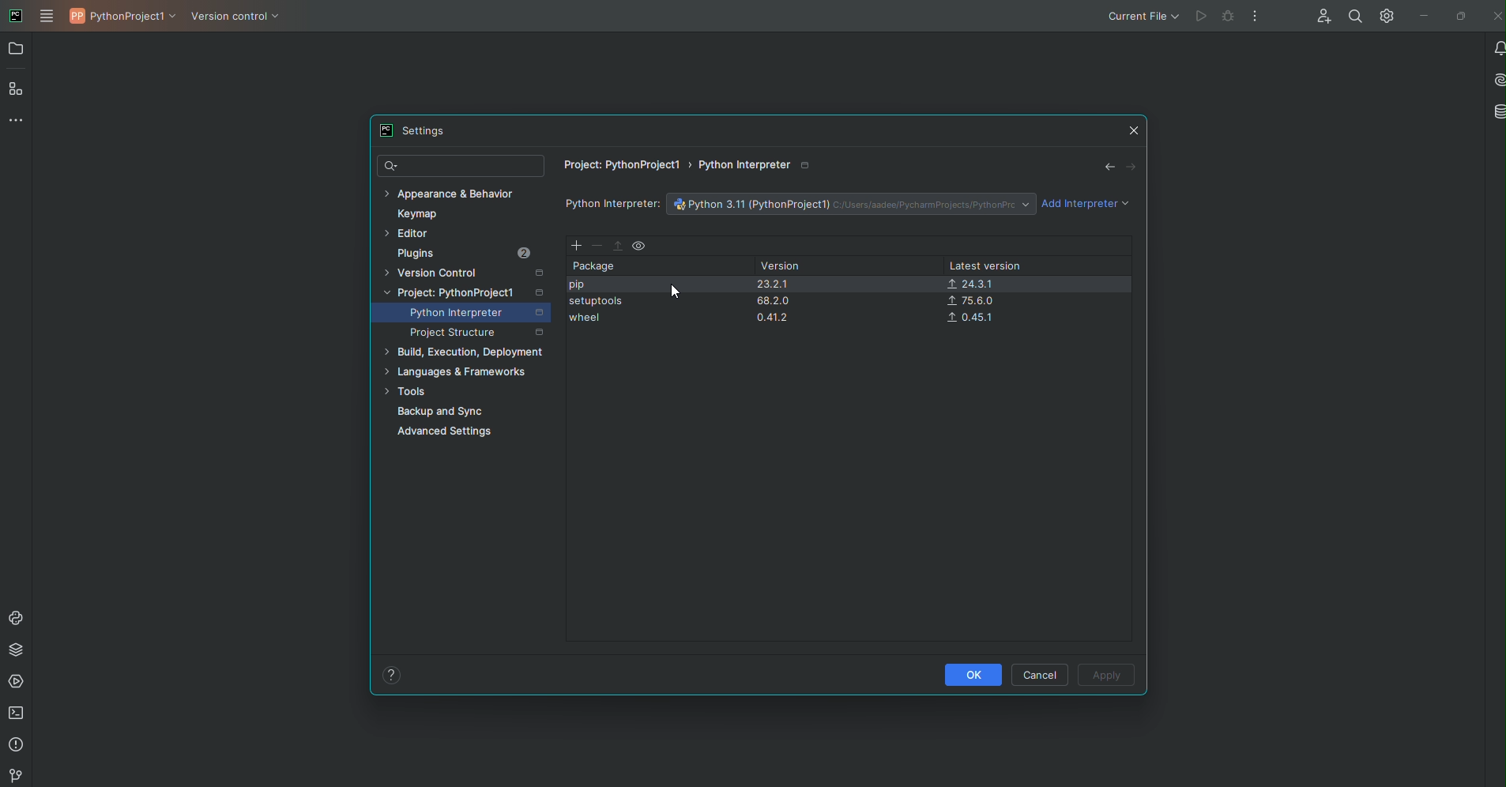 This screenshot has height=787, width=1506. Describe the element at coordinates (598, 303) in the screenshot. I see `Setuptools` at that location.